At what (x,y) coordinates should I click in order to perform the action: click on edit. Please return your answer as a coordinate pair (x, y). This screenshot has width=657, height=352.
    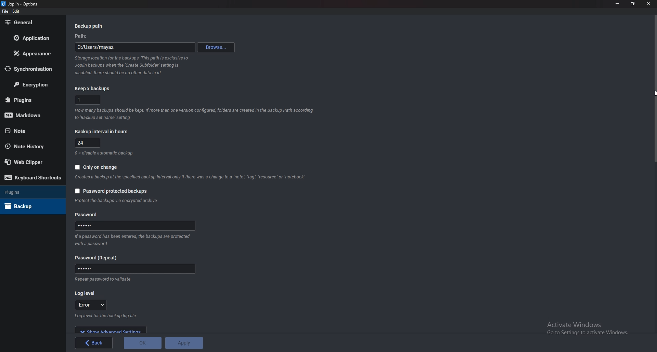
    Looking at the image, I should click on (17, 11).